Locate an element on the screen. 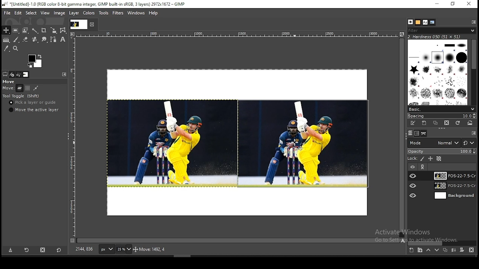 This screenshot has width=479, height=269. opacity is located at coordinates (442, 152).